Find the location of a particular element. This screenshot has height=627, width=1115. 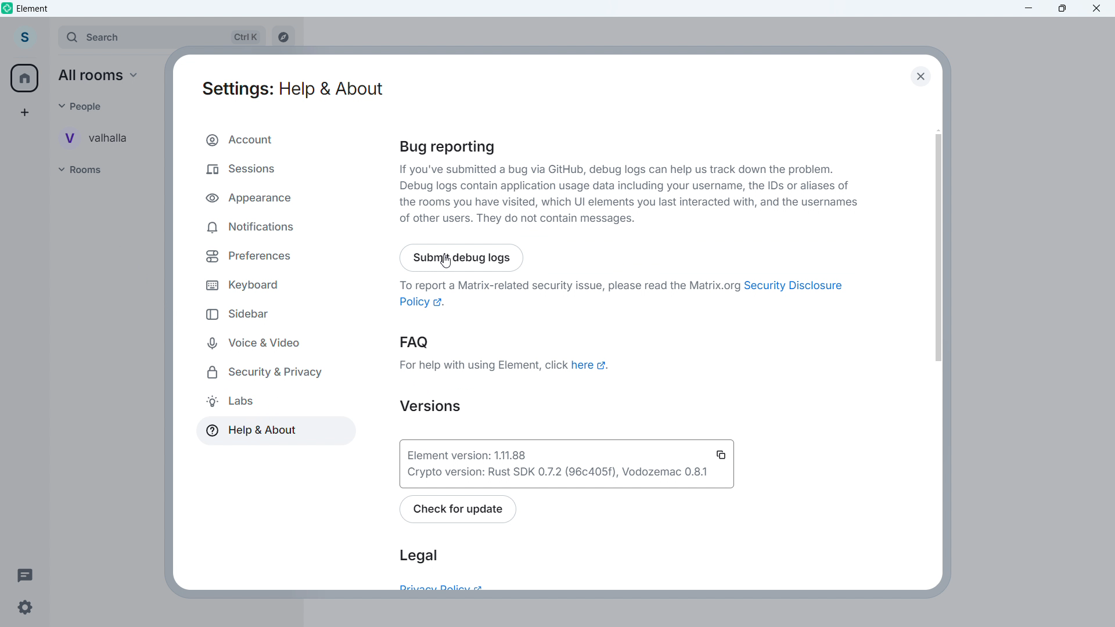

Account  is located at coordinates (24, 38).